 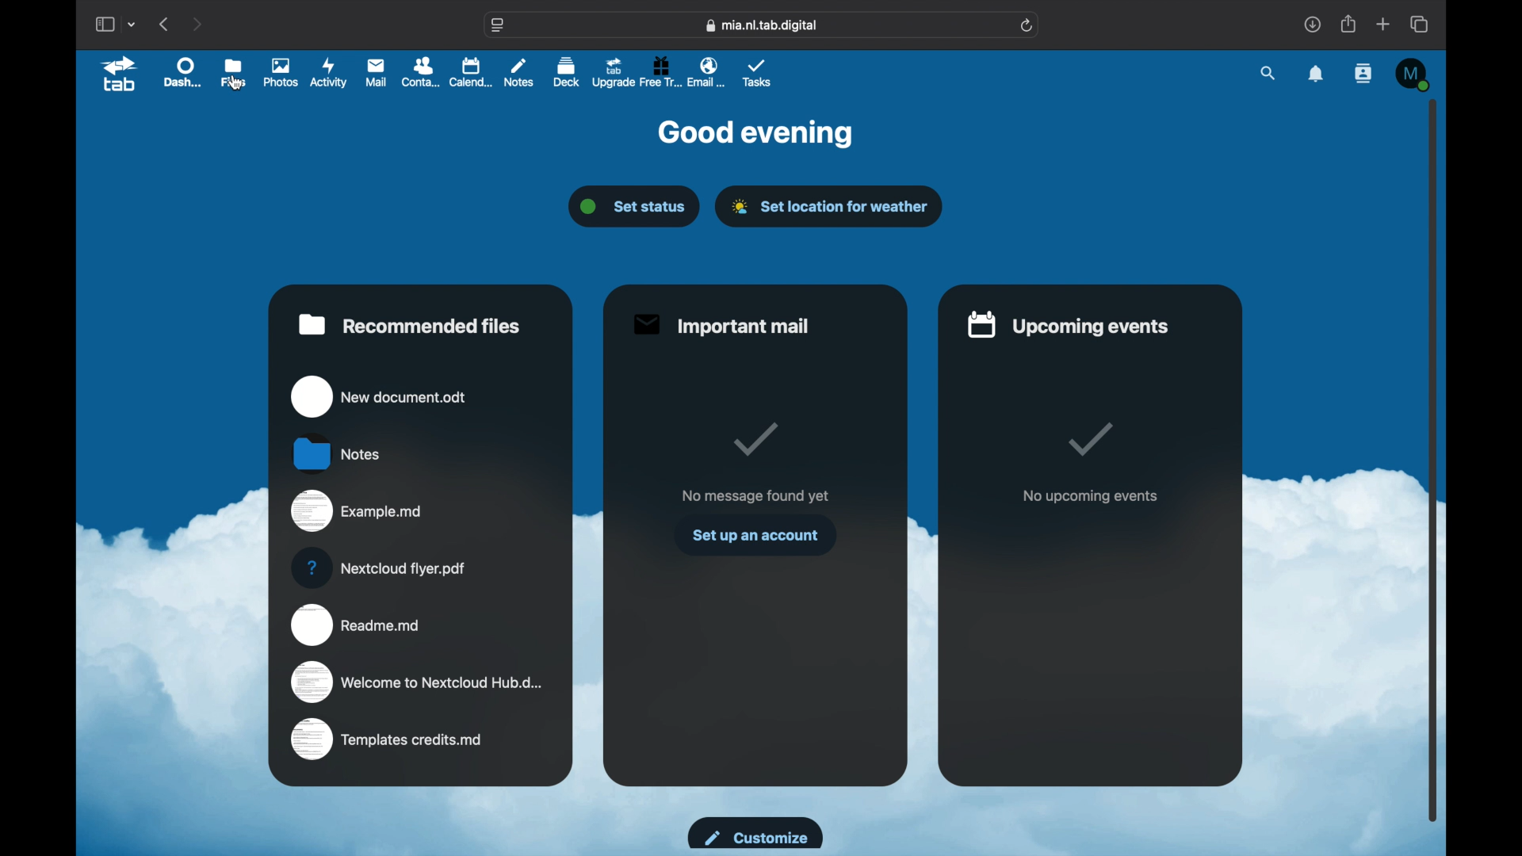 What do you see at coordinates (518, 73) in the screenshot?
I see `notes` at bounding box center [518, 73].